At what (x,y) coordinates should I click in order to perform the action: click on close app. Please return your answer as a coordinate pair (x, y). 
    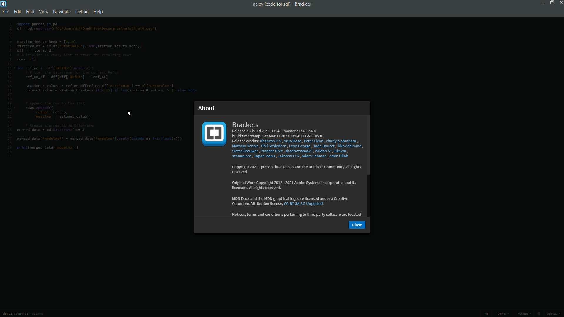
    Looking at the image, I should click on (560, 3).